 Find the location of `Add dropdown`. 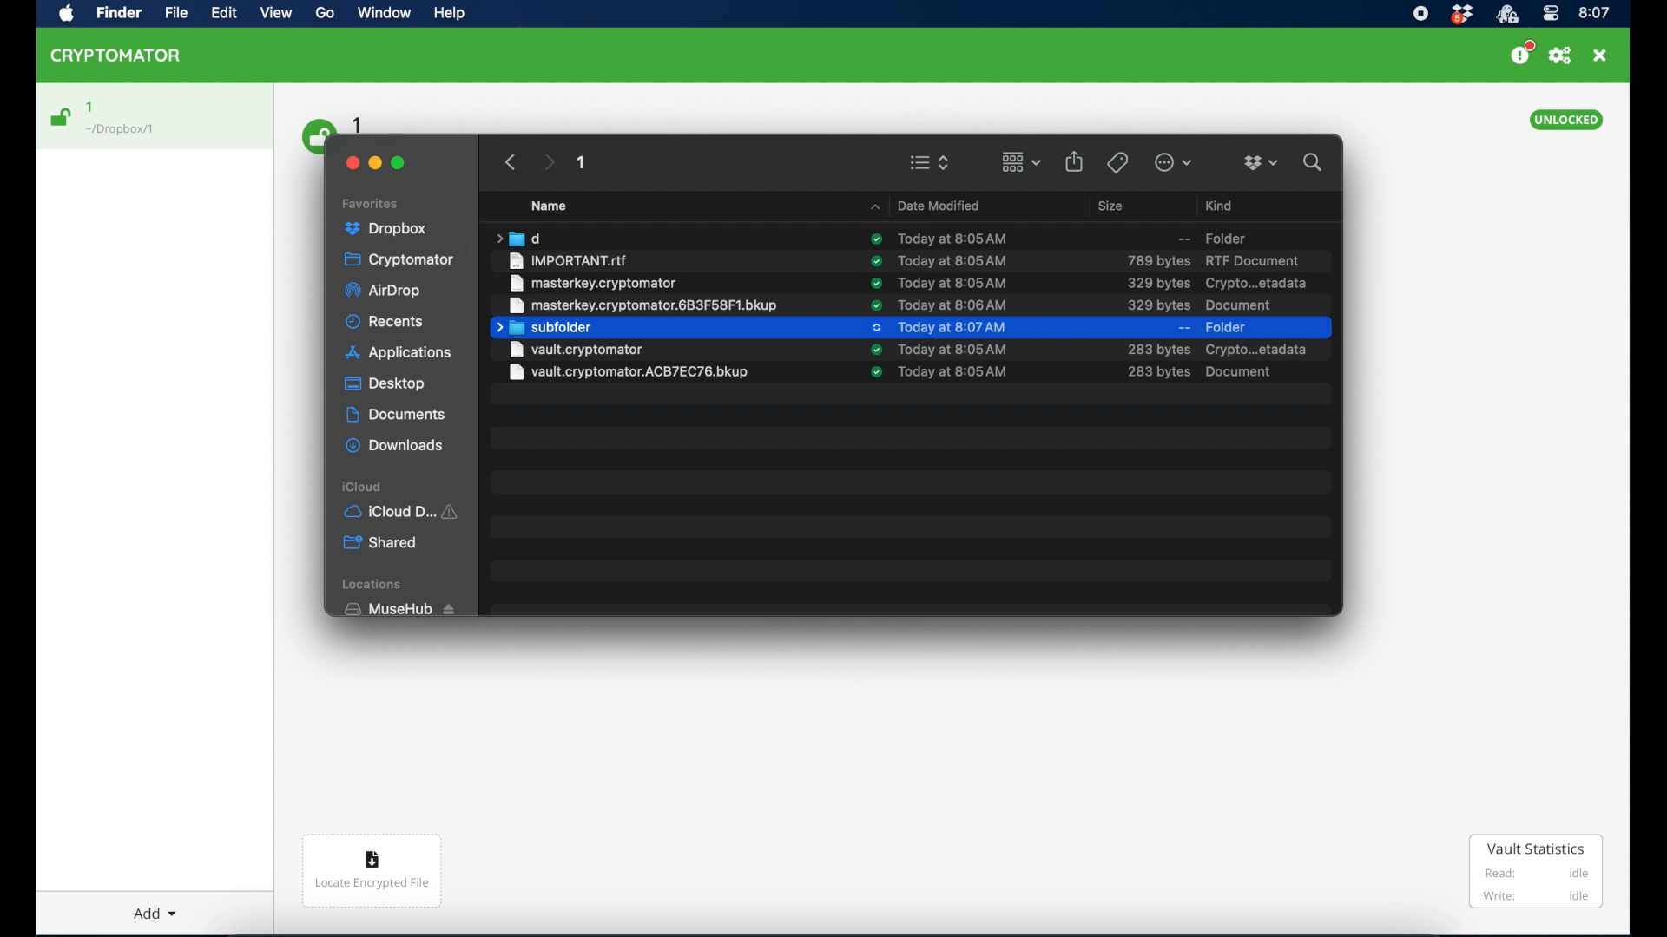

Add dropdown is located at coordinates (159, 907).